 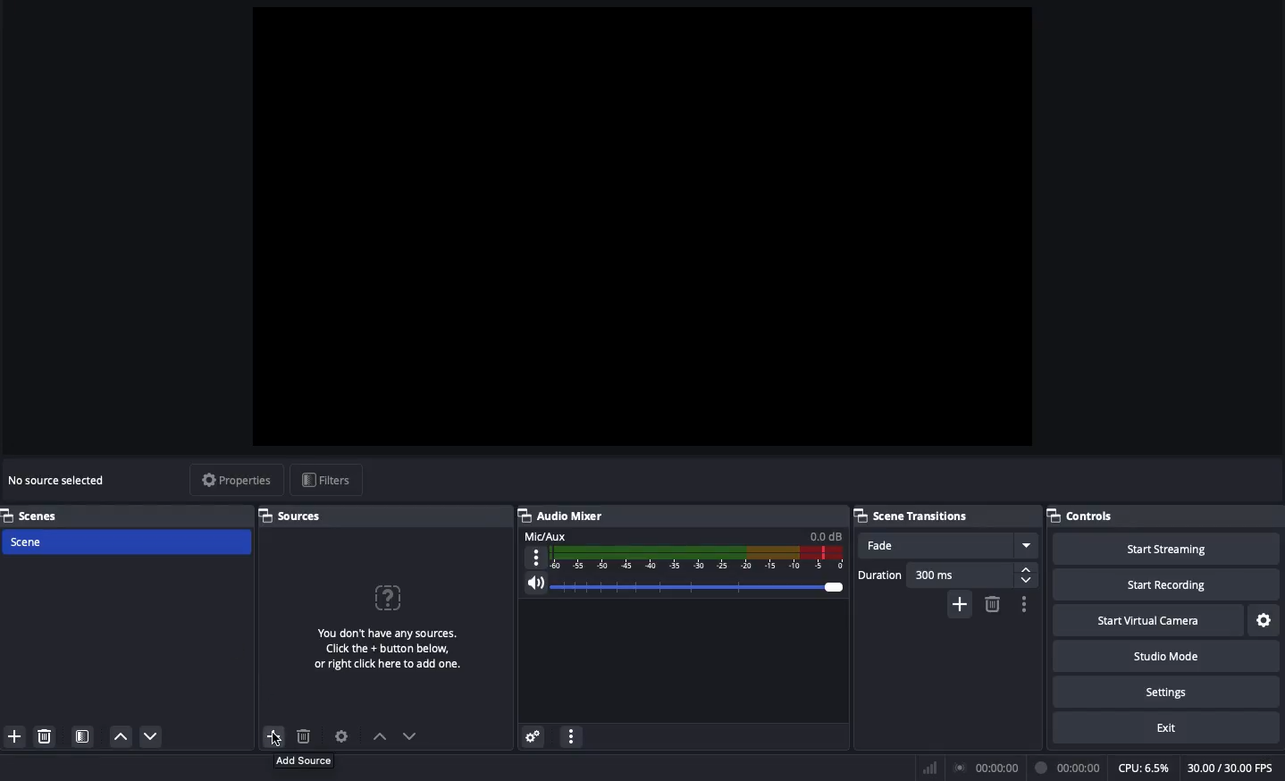 I want to click on Exit, so click(x=1165, y=728).